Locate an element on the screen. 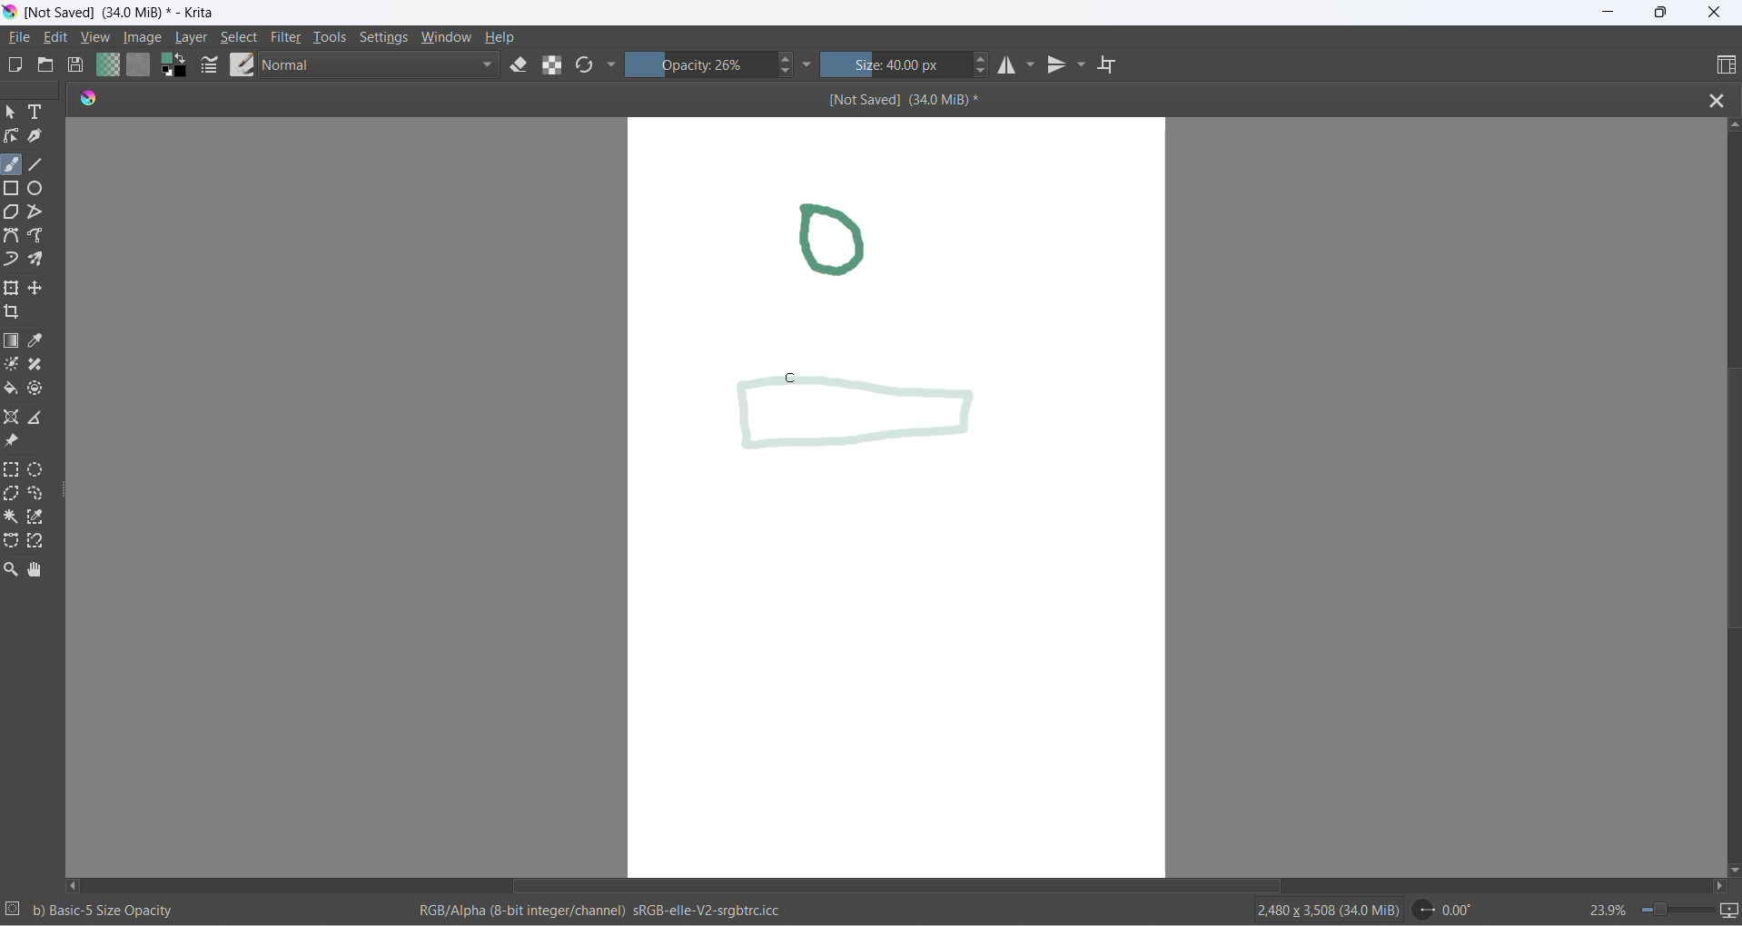  scroll down button is located at coordinates (1731, 869).